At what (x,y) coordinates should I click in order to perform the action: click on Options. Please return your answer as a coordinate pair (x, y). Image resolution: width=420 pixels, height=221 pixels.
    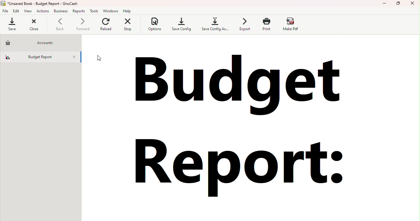
    Looking at the image, I should click on (153, 25).